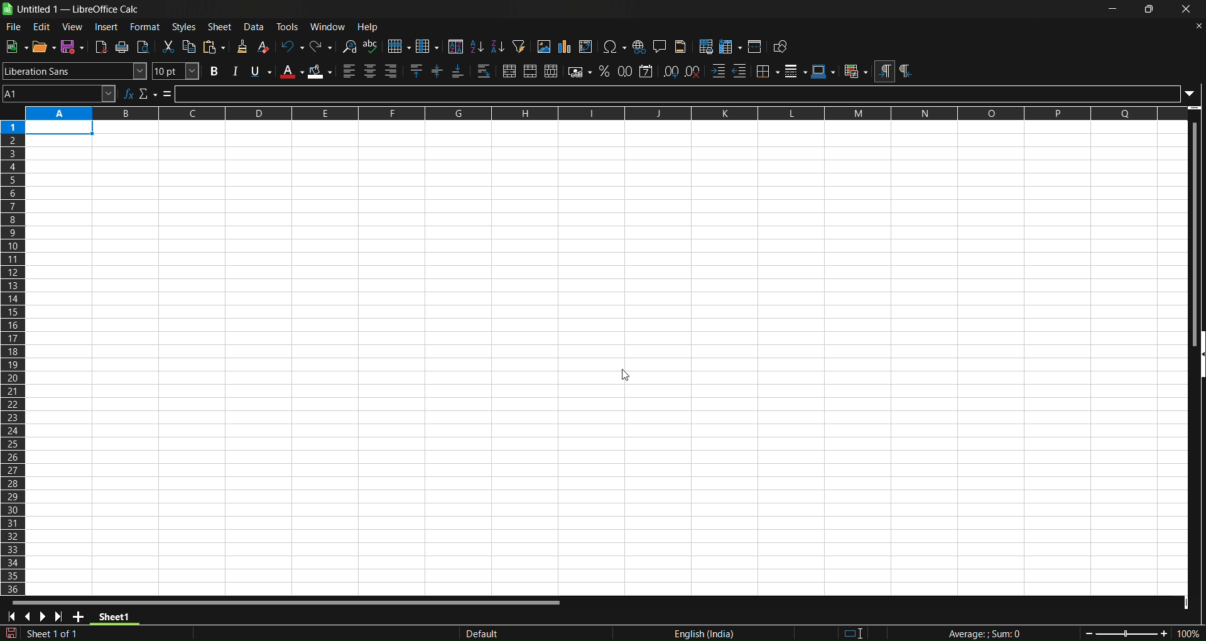 The height and width of the screenshot is (641, 1206). I want to click on undo, so click(291, 46).